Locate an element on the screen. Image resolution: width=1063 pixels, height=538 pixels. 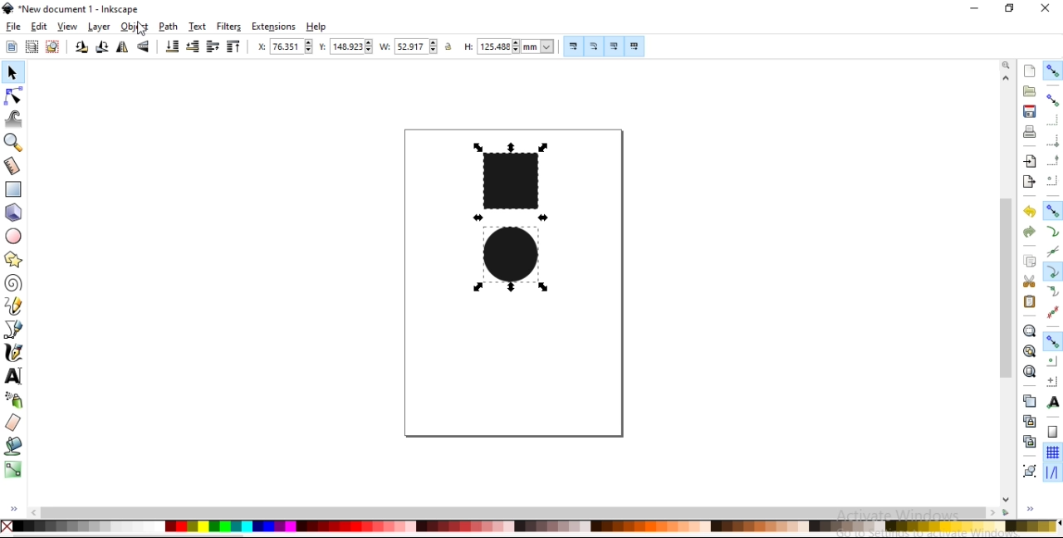
draw calligraphic or brush strokes is located at coordinates (15, 351).